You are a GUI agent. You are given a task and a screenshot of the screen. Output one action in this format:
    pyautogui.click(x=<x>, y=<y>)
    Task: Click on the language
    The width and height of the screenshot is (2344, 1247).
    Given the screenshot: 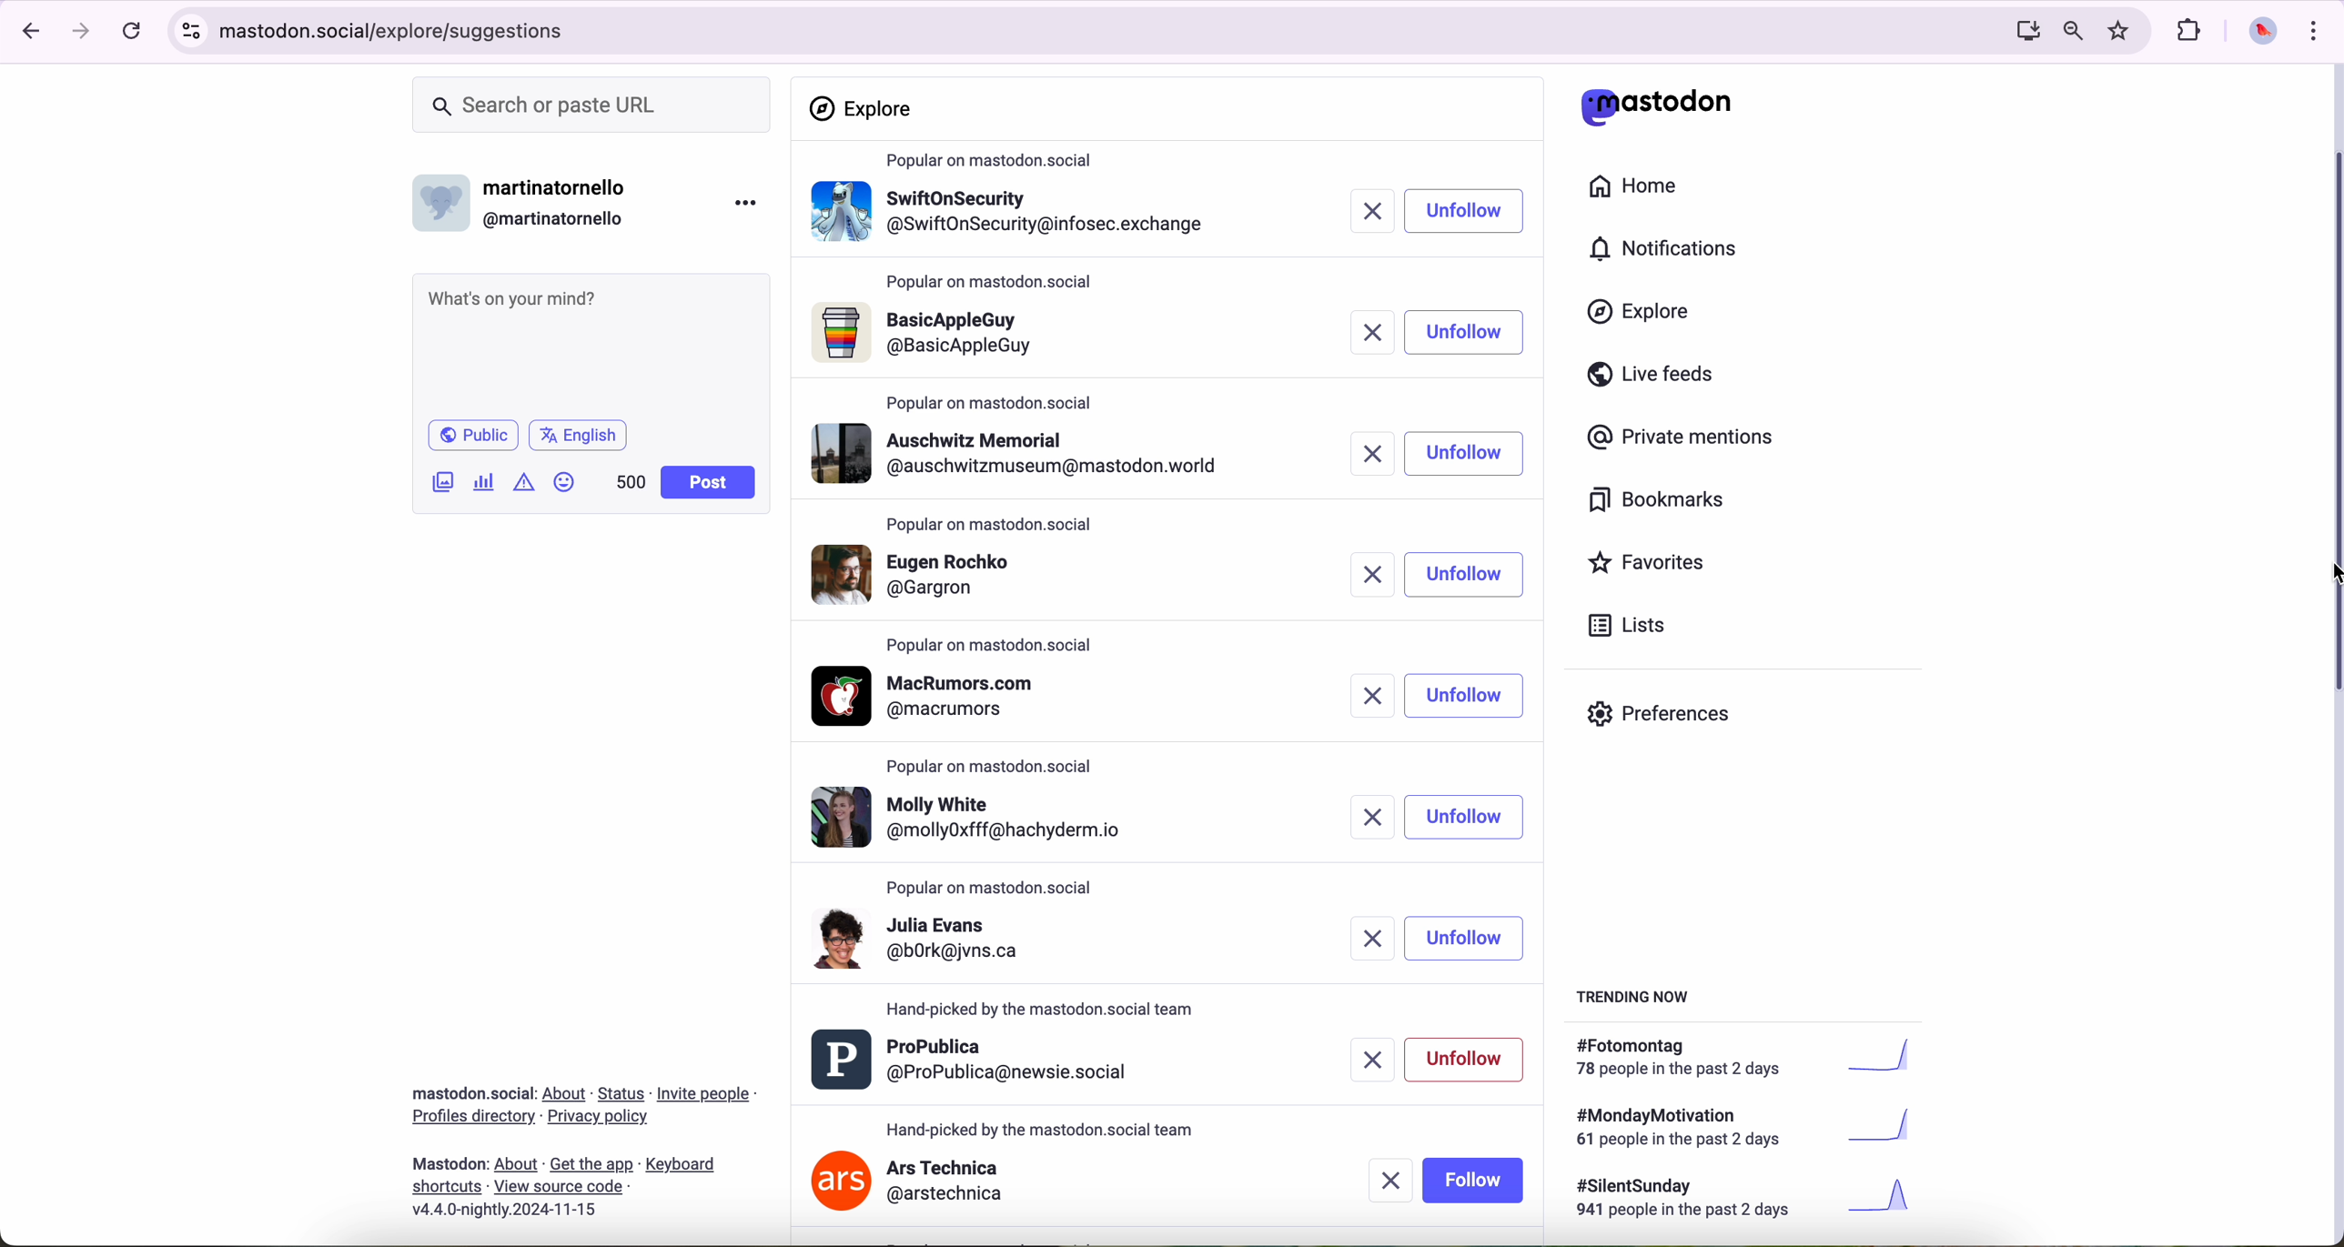 What is the action you would take?
    pyautogui.click(x=579, y=434)
    